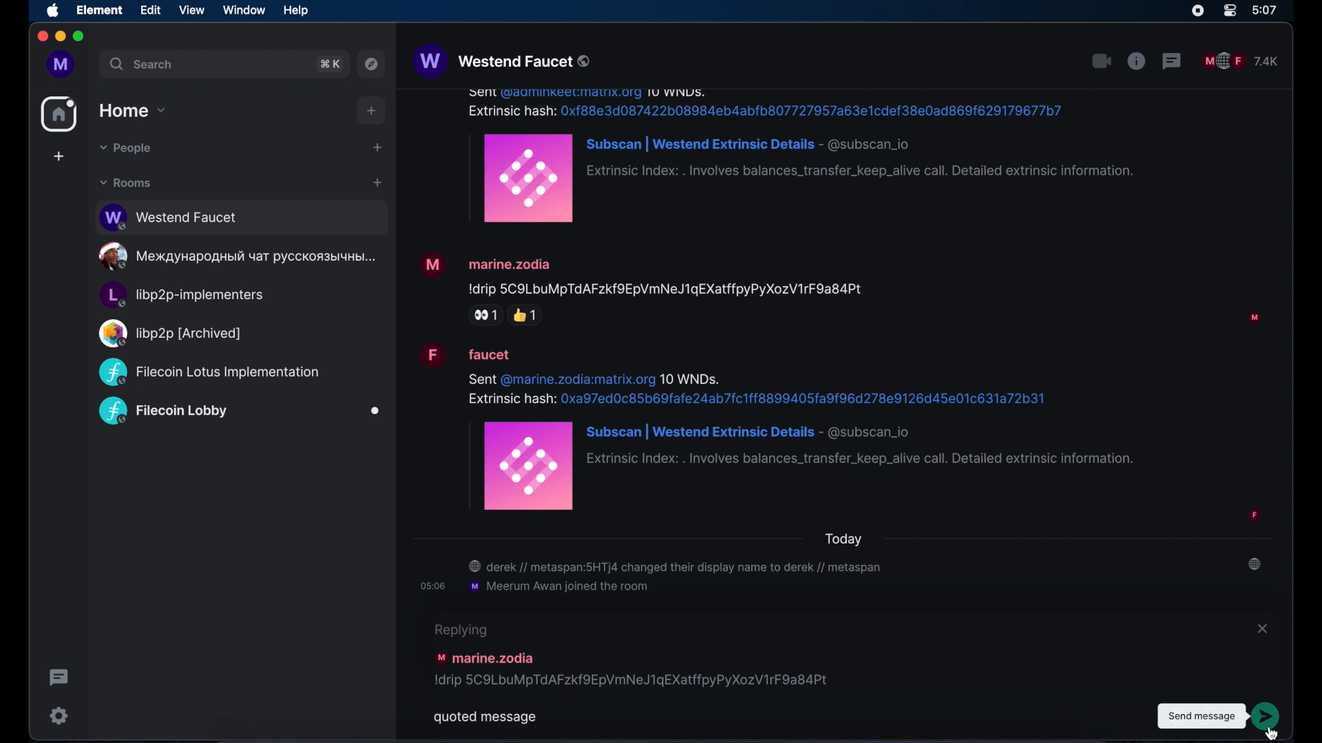 This screenshot has width=1322, height=743. Describe the element at coordinates (1137, 61) in the screenshot. I see `public room properties` at that location.